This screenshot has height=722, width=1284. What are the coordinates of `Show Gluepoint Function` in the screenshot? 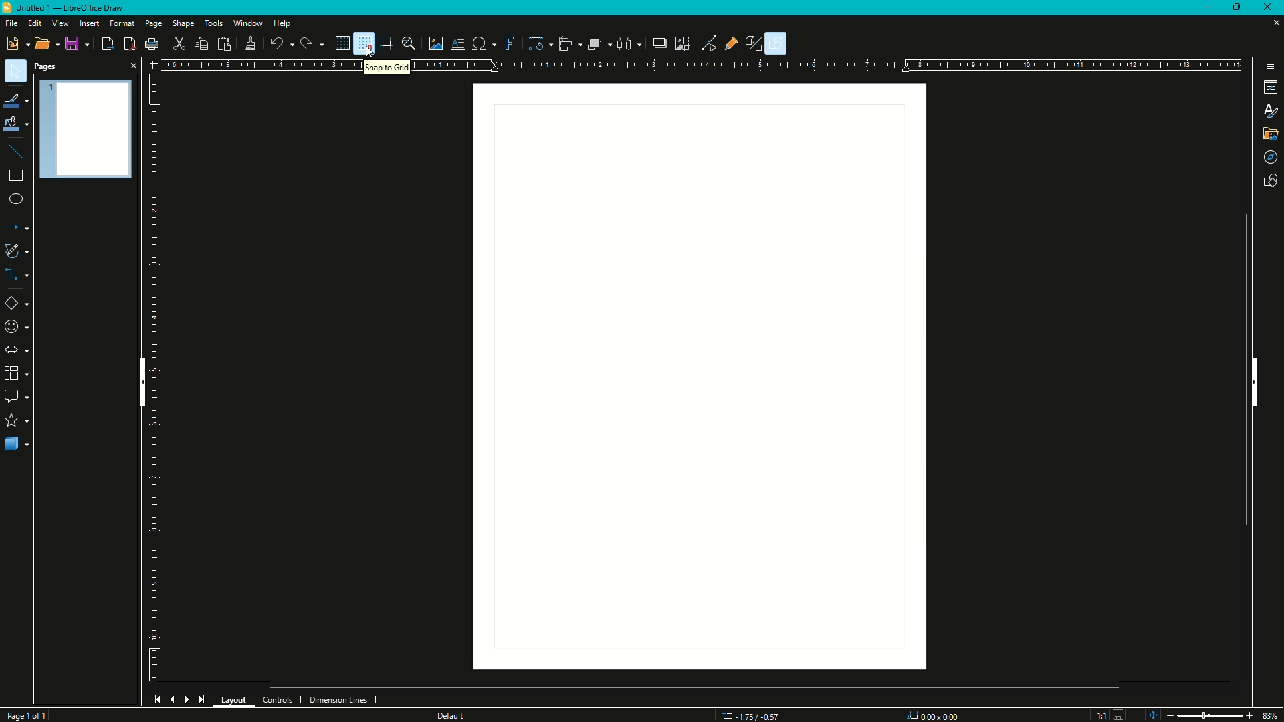 It's located at (728, 45).